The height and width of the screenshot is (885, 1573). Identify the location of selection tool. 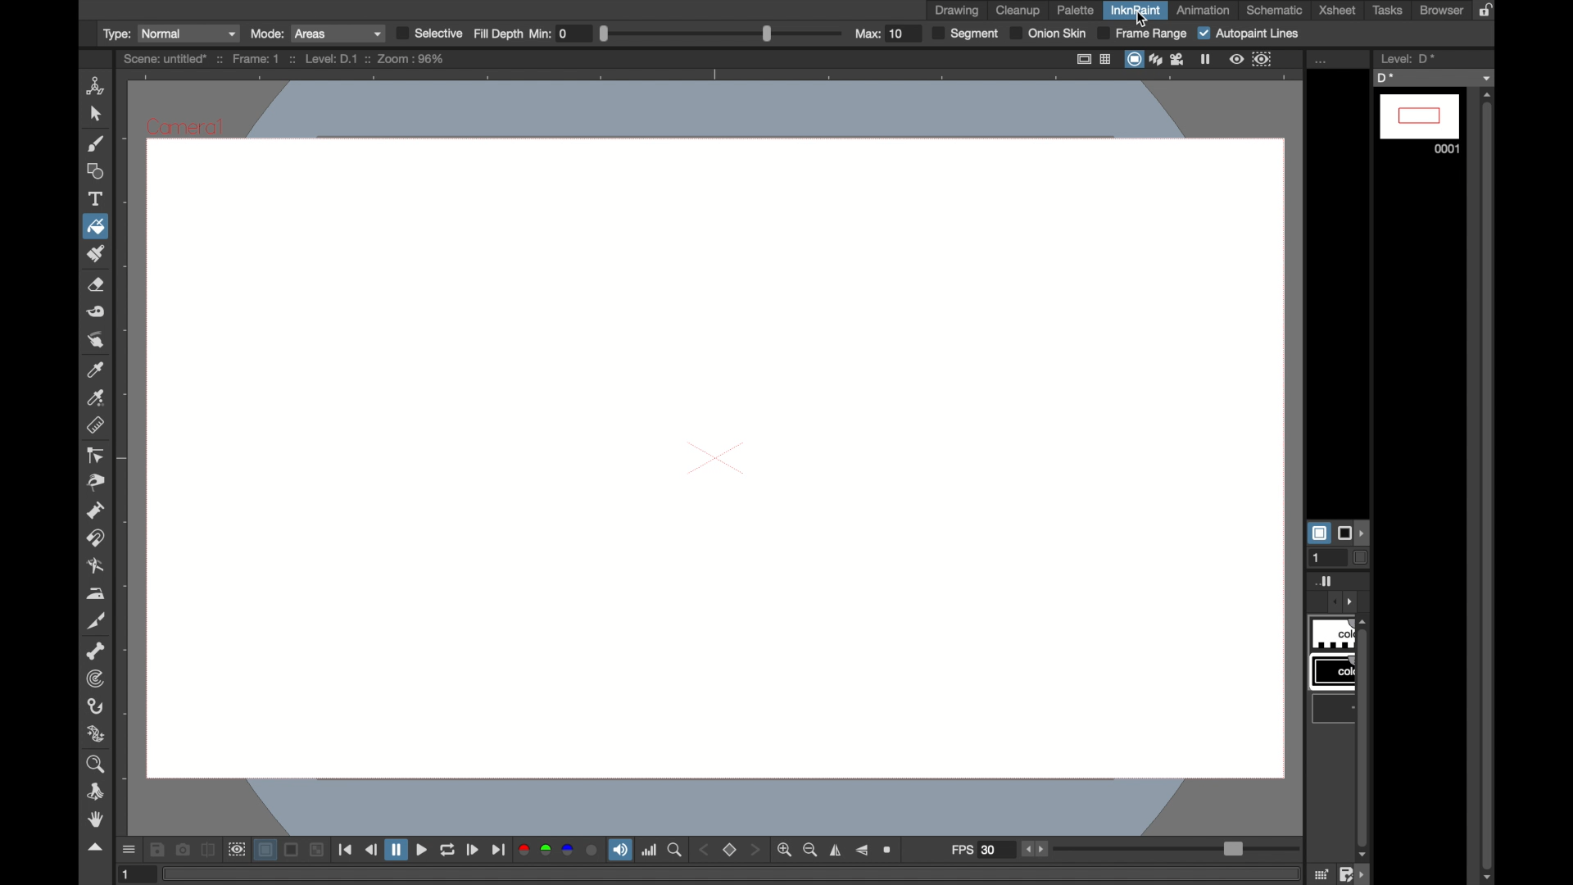
(94, 115).